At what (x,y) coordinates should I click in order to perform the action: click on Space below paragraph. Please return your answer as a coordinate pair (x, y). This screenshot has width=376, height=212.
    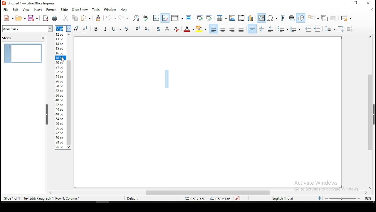
    Looking at the image, I should click on (252, 29).